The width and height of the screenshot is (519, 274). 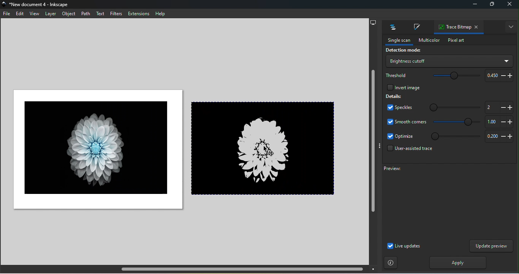 What do you see at coordinates (498, 75) in the screenshot?
I see `Increase or decrease threshold` at bounding box center [498, 75].